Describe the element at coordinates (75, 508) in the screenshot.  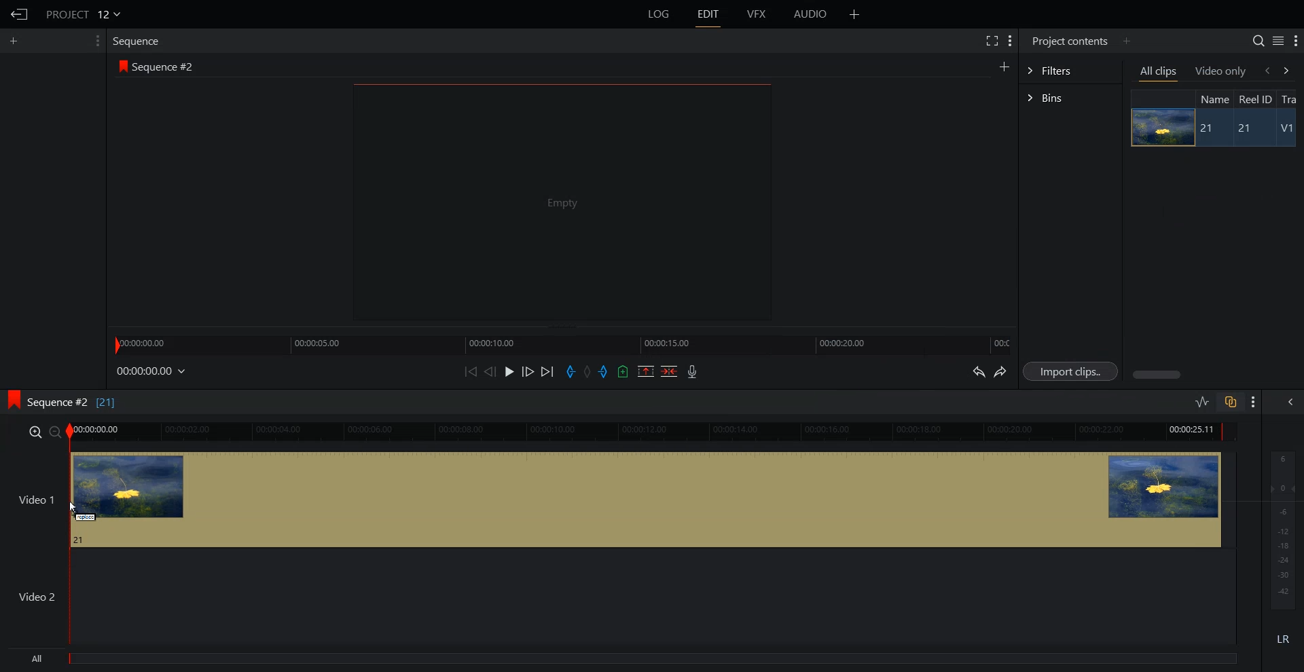
I see `Cursor` at that location.